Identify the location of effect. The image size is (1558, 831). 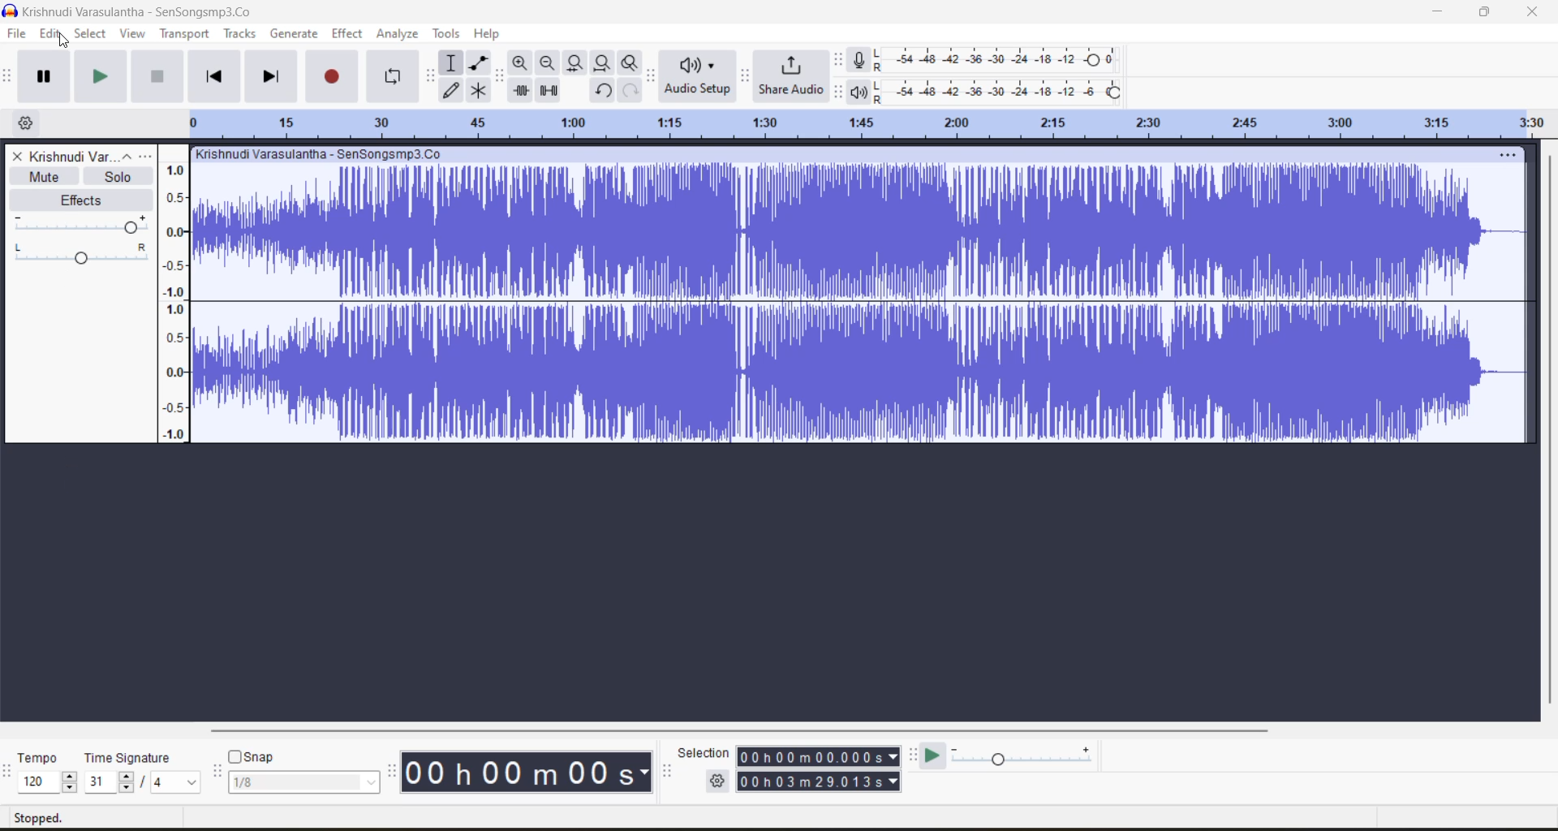
(348, 34).